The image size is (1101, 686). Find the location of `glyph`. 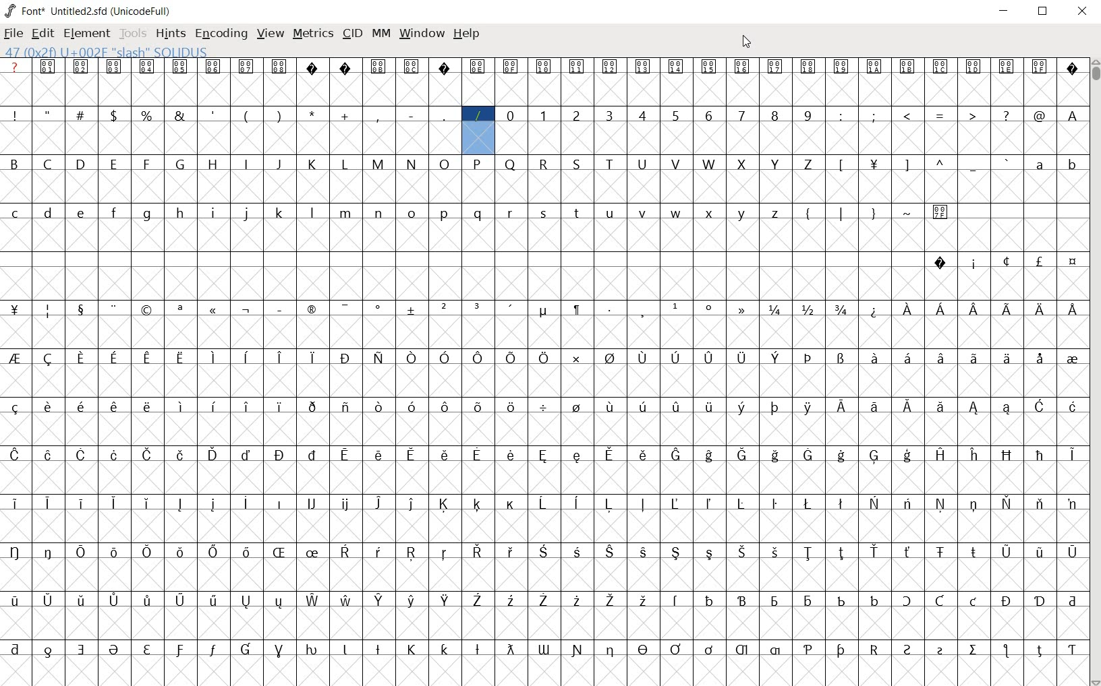

glyph is located at coordinates (579, 214).